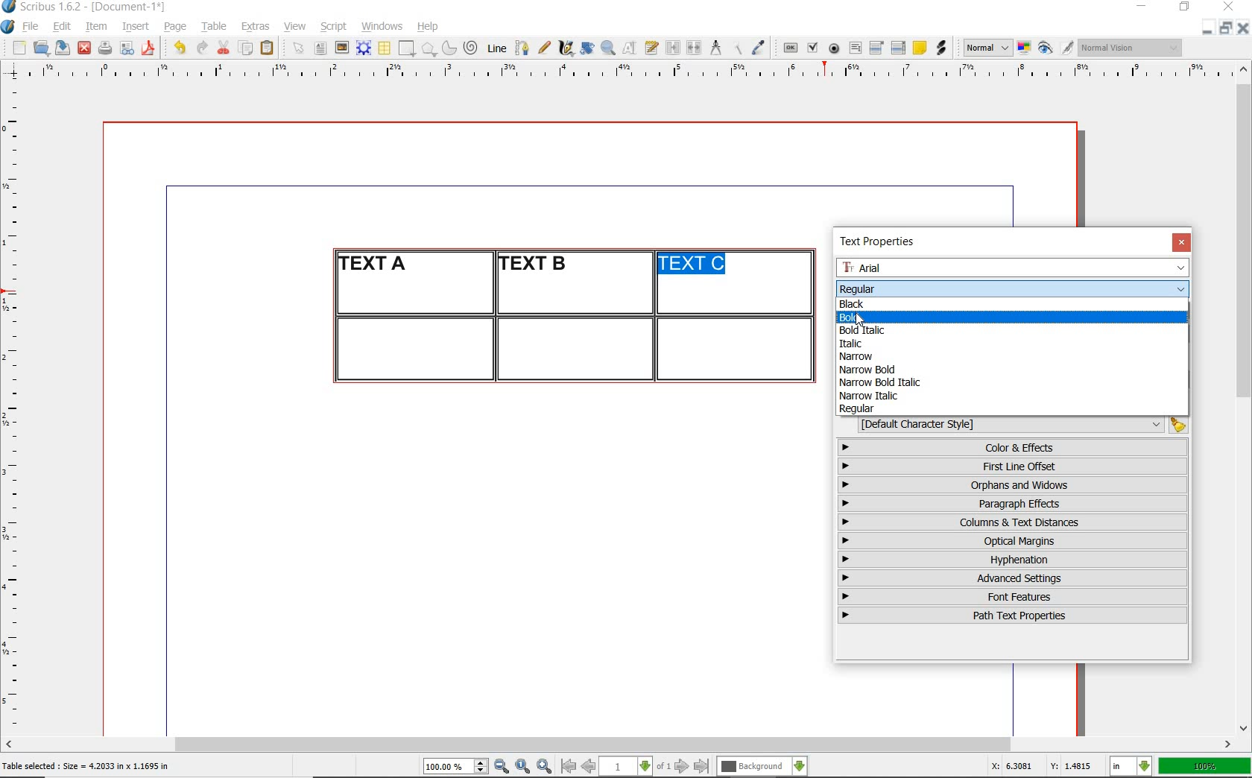 This screenshot has width=1252, height=778. I want to click on text highlighted, so click(694, 265).